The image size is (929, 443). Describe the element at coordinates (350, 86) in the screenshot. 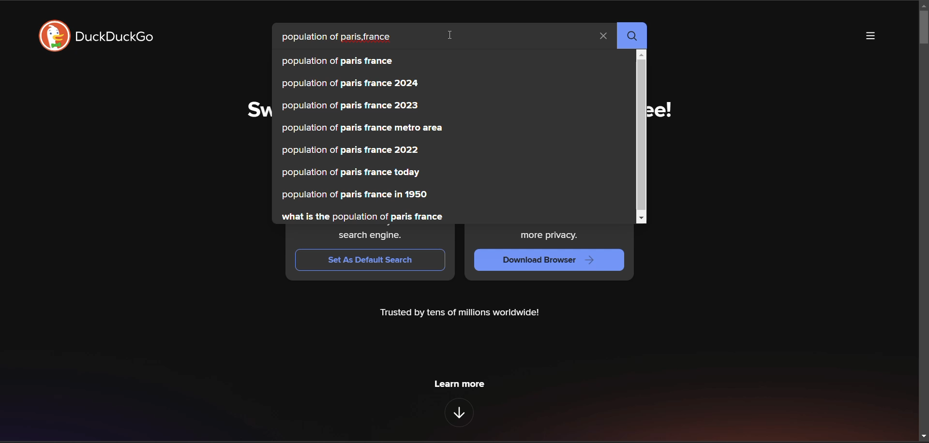

I see `population of paris france 2024` at that location.